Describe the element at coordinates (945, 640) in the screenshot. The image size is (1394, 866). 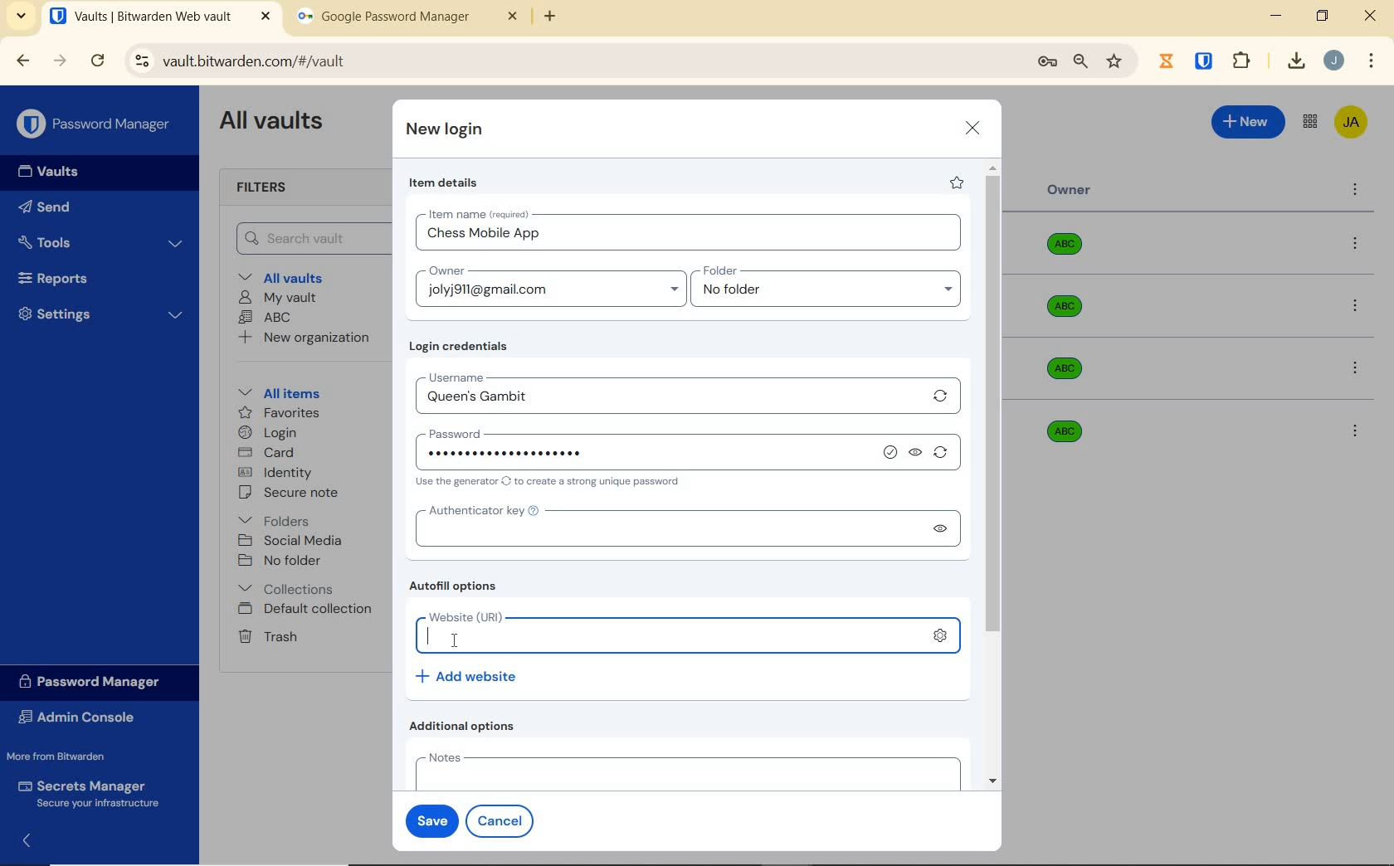
I see `link` at that location.